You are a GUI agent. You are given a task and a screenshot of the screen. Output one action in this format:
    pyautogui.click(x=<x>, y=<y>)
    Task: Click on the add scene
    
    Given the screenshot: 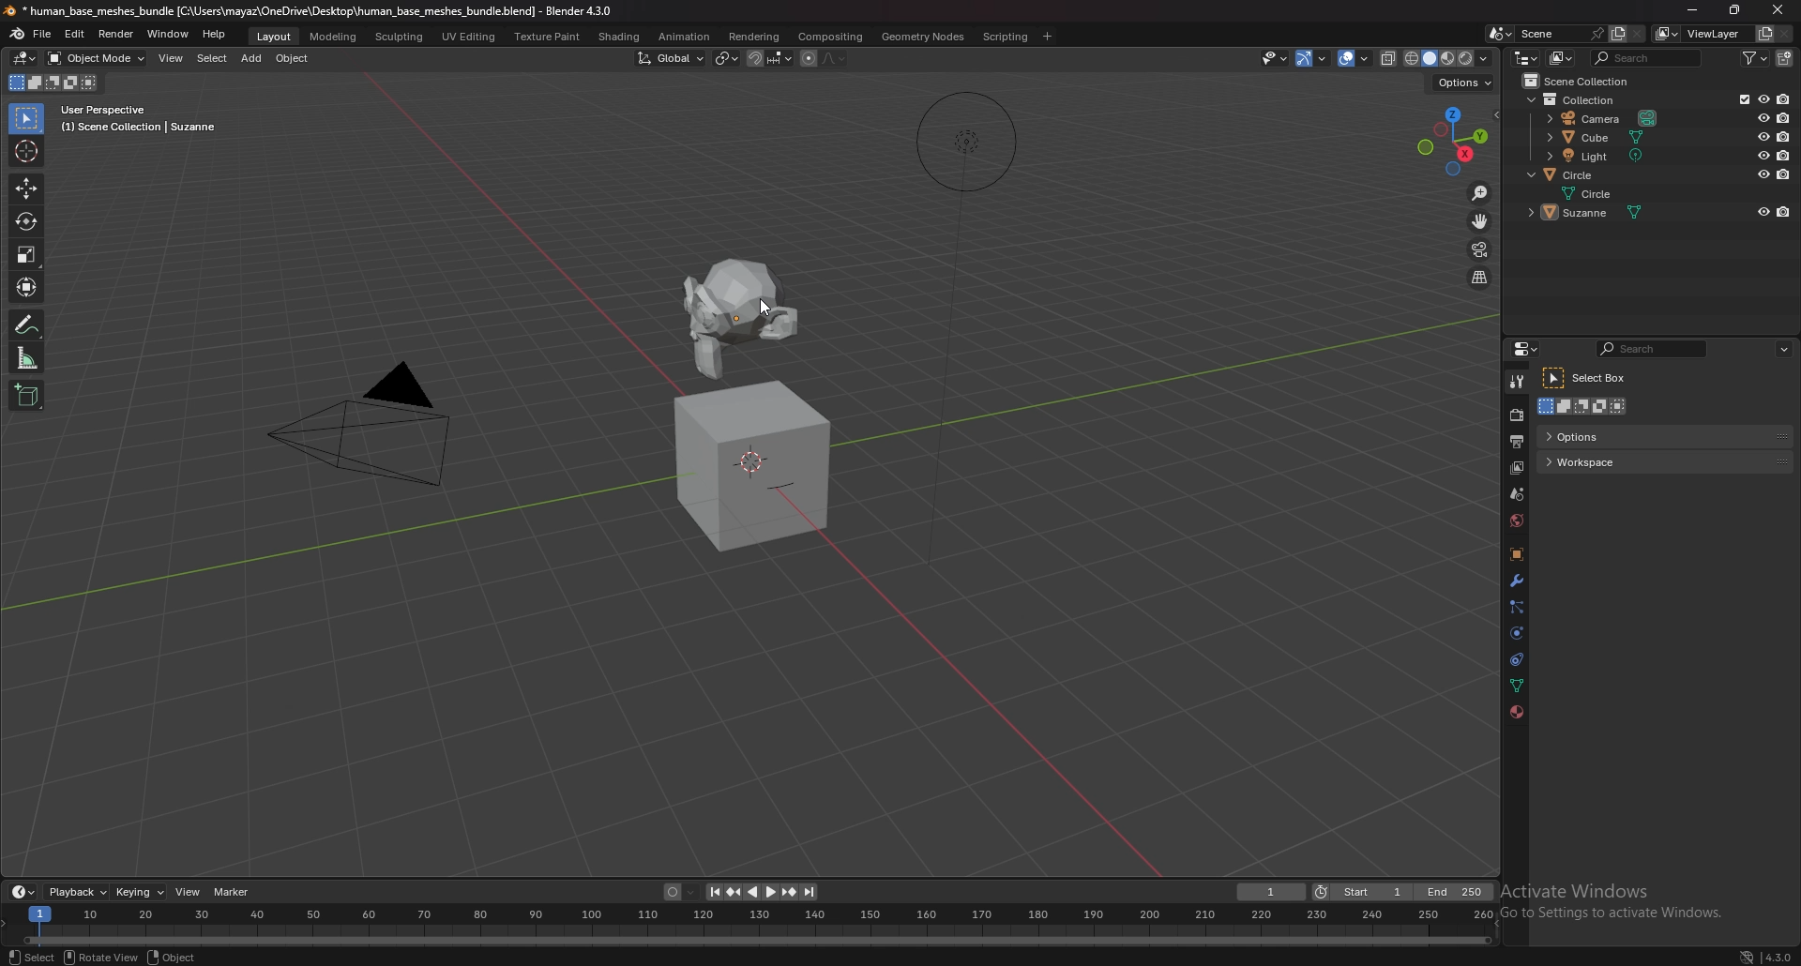 What is the action you would take?
    pyautogui.click(x=1614, y=34)
    